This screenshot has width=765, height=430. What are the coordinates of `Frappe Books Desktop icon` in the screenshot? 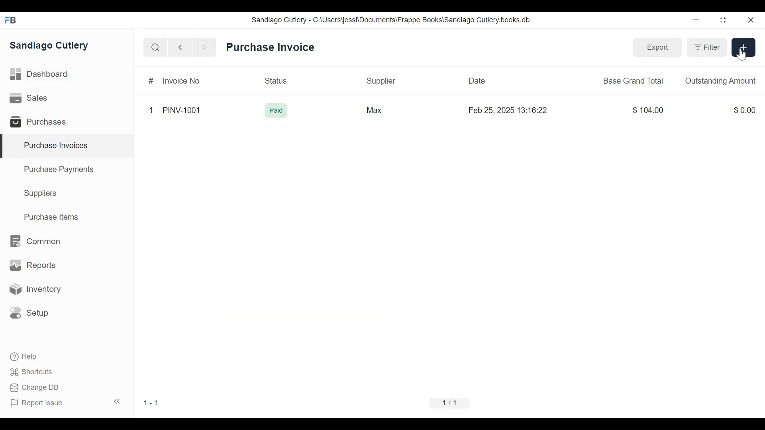 It's located at (13, 21).